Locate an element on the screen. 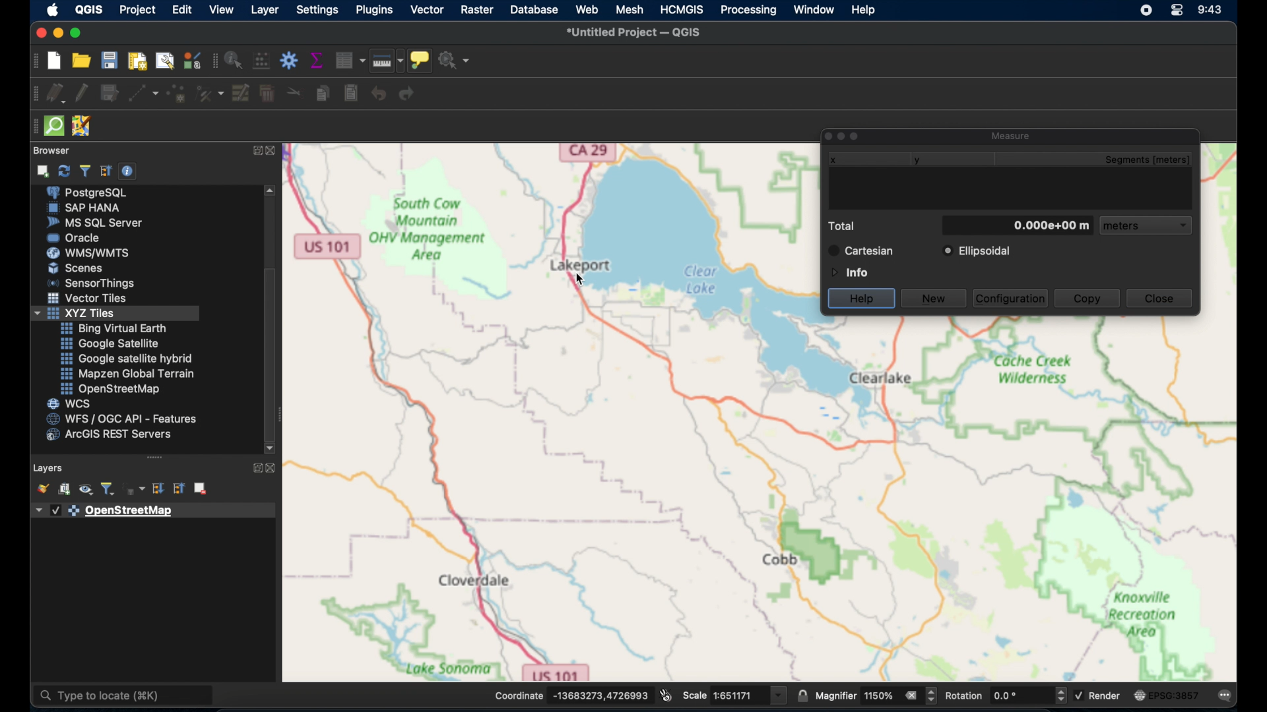  mapzen global. terrain is located at coordinates (125, 372).